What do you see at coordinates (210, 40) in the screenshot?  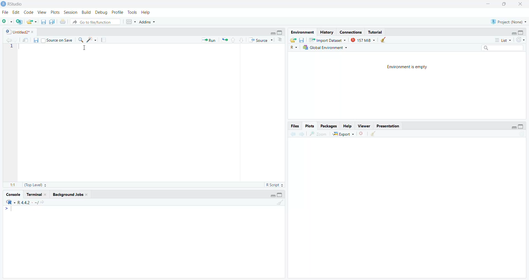 I see `» Run` at bounding box center [210, 40].